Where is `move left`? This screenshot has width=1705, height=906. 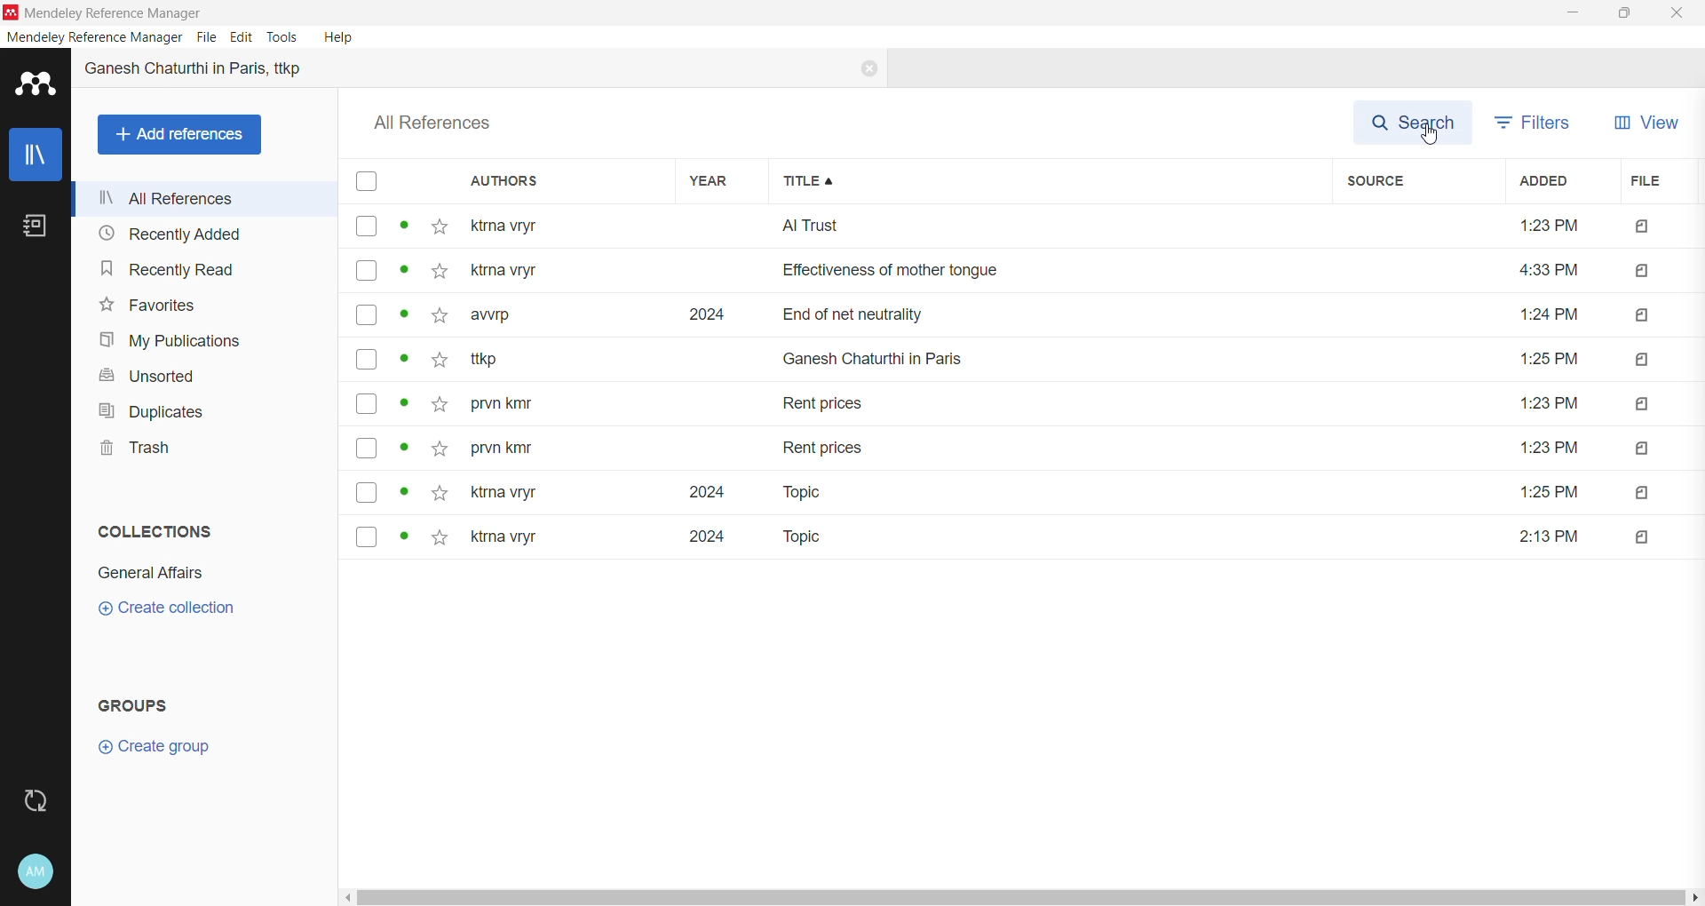
move left is located at coordinates (346, 898).